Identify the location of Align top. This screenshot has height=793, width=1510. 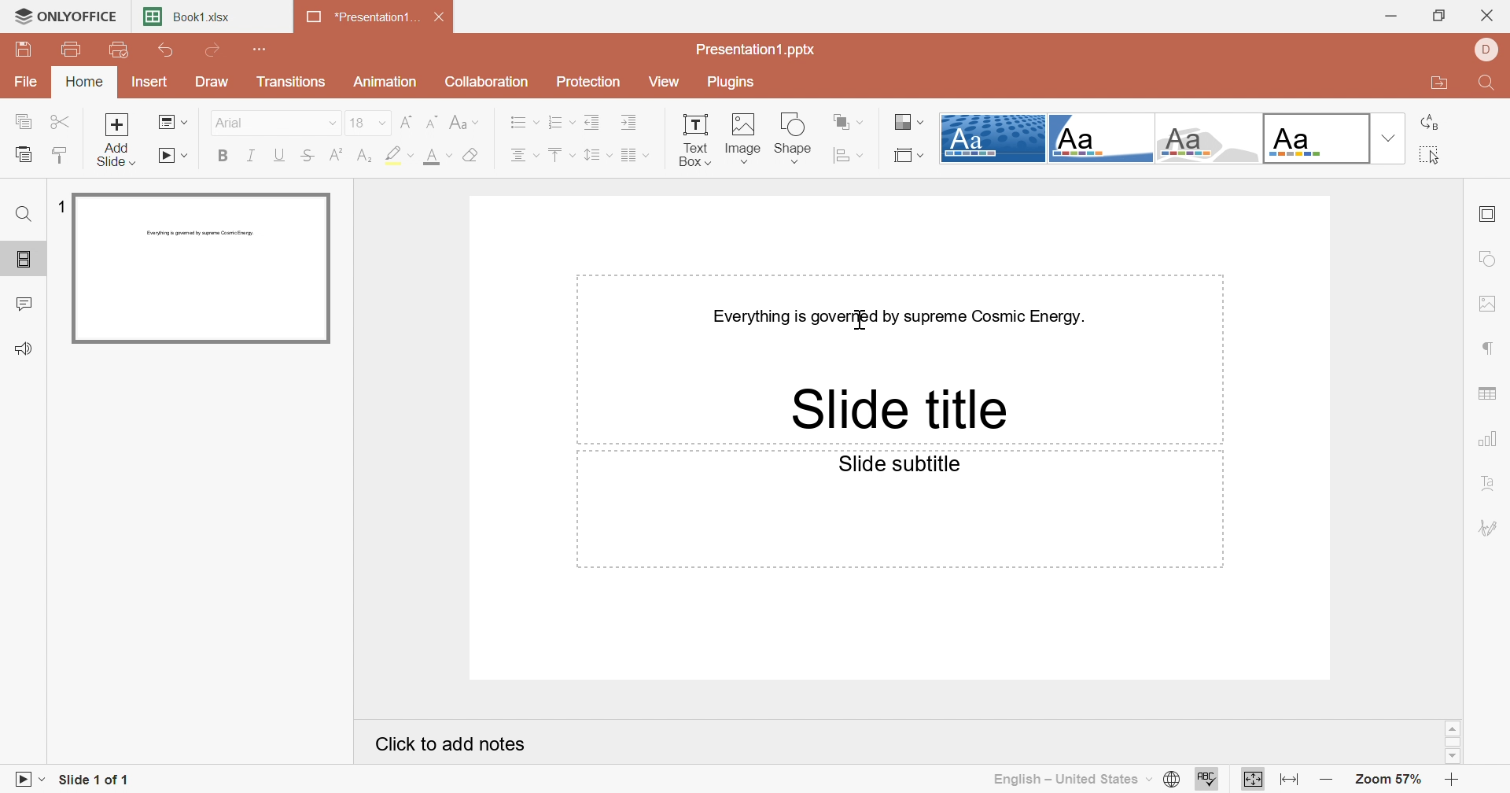
(562, 154).